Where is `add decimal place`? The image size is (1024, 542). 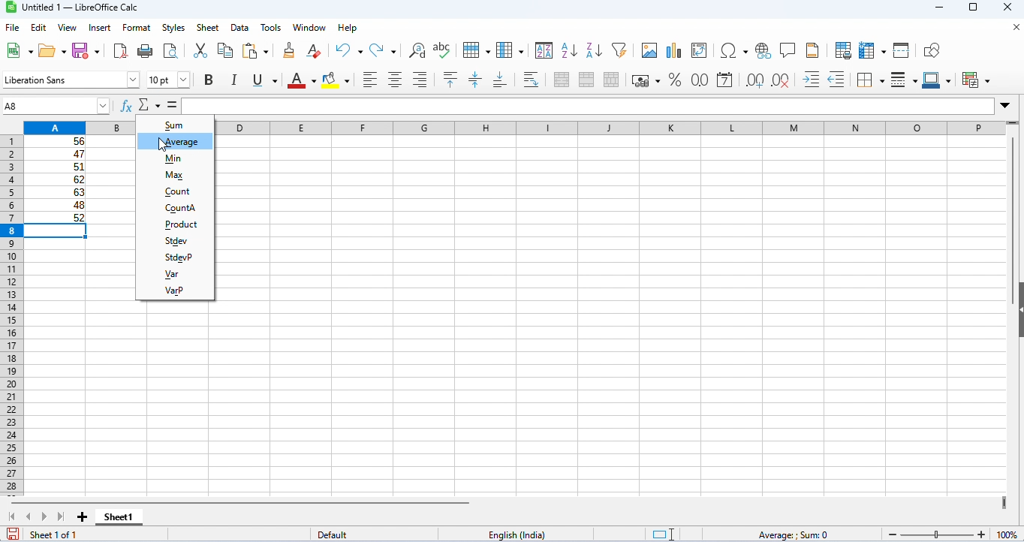 add decimal place is located at coordinates (754, 80).